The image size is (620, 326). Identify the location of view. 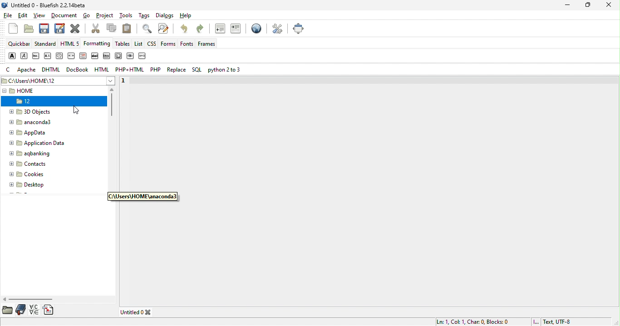
(40, 16).